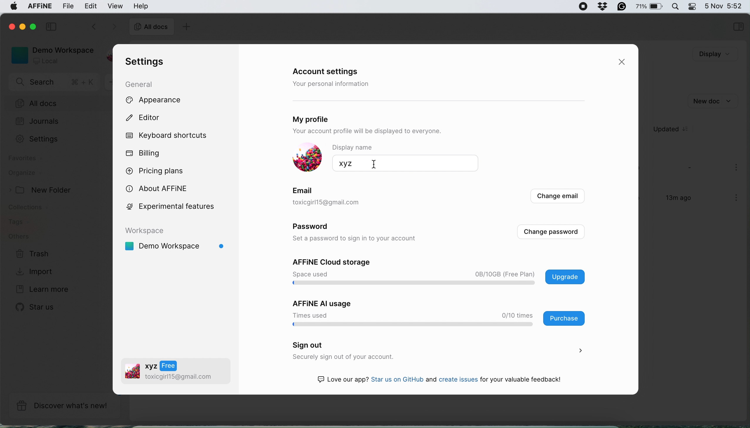 This screenshot has height=428, width=750. Describe the element at coordinates (91, 6) in the screenshot. I see `edit` at that location.